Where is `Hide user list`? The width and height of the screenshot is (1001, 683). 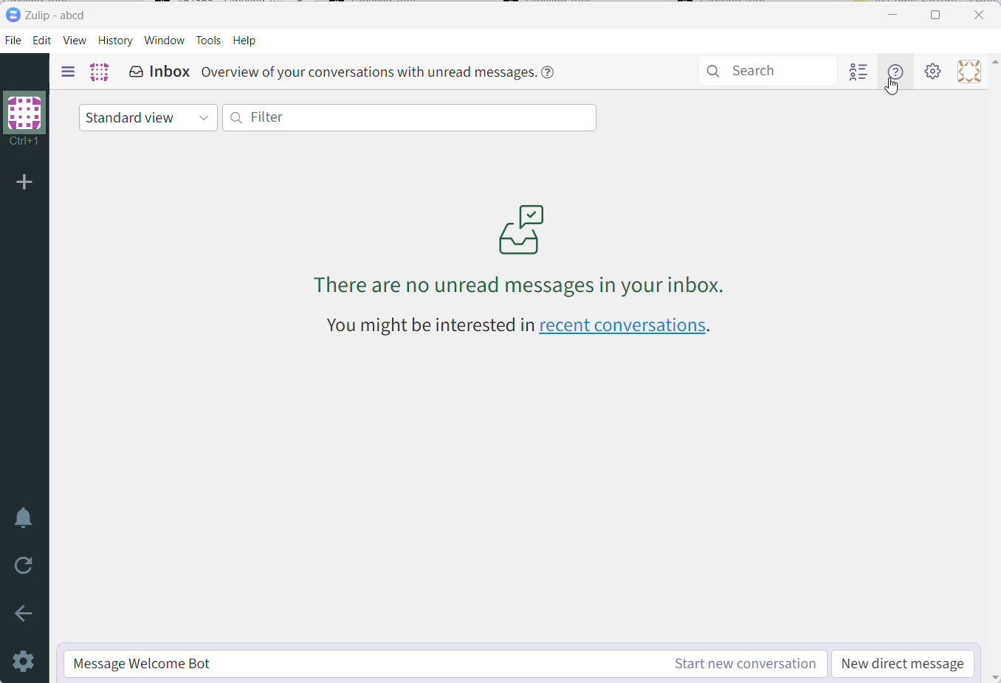 Hide user list is located at coordinates (860, 72).